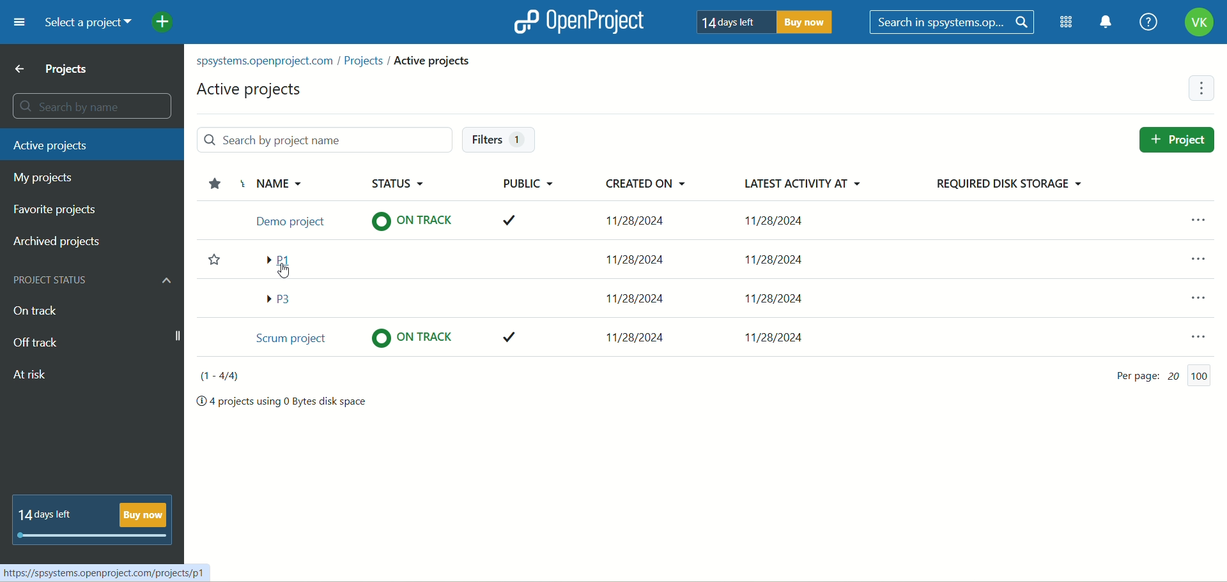 The height and width of the screenshot is (582, 1227). I want to click on P3, so click(282, 298).